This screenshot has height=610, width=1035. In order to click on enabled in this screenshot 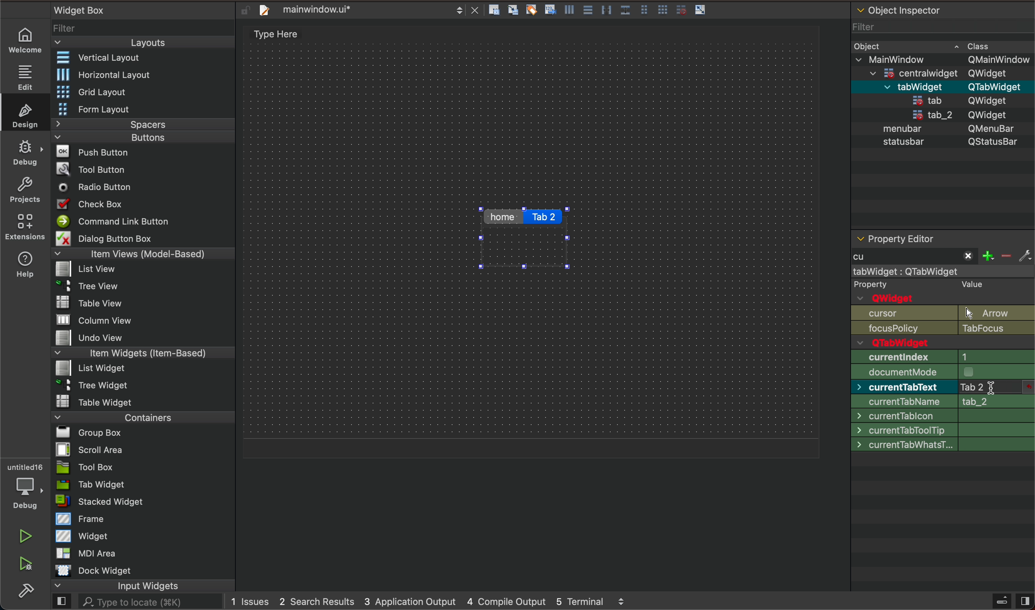, I will do `click(941, 342)`.